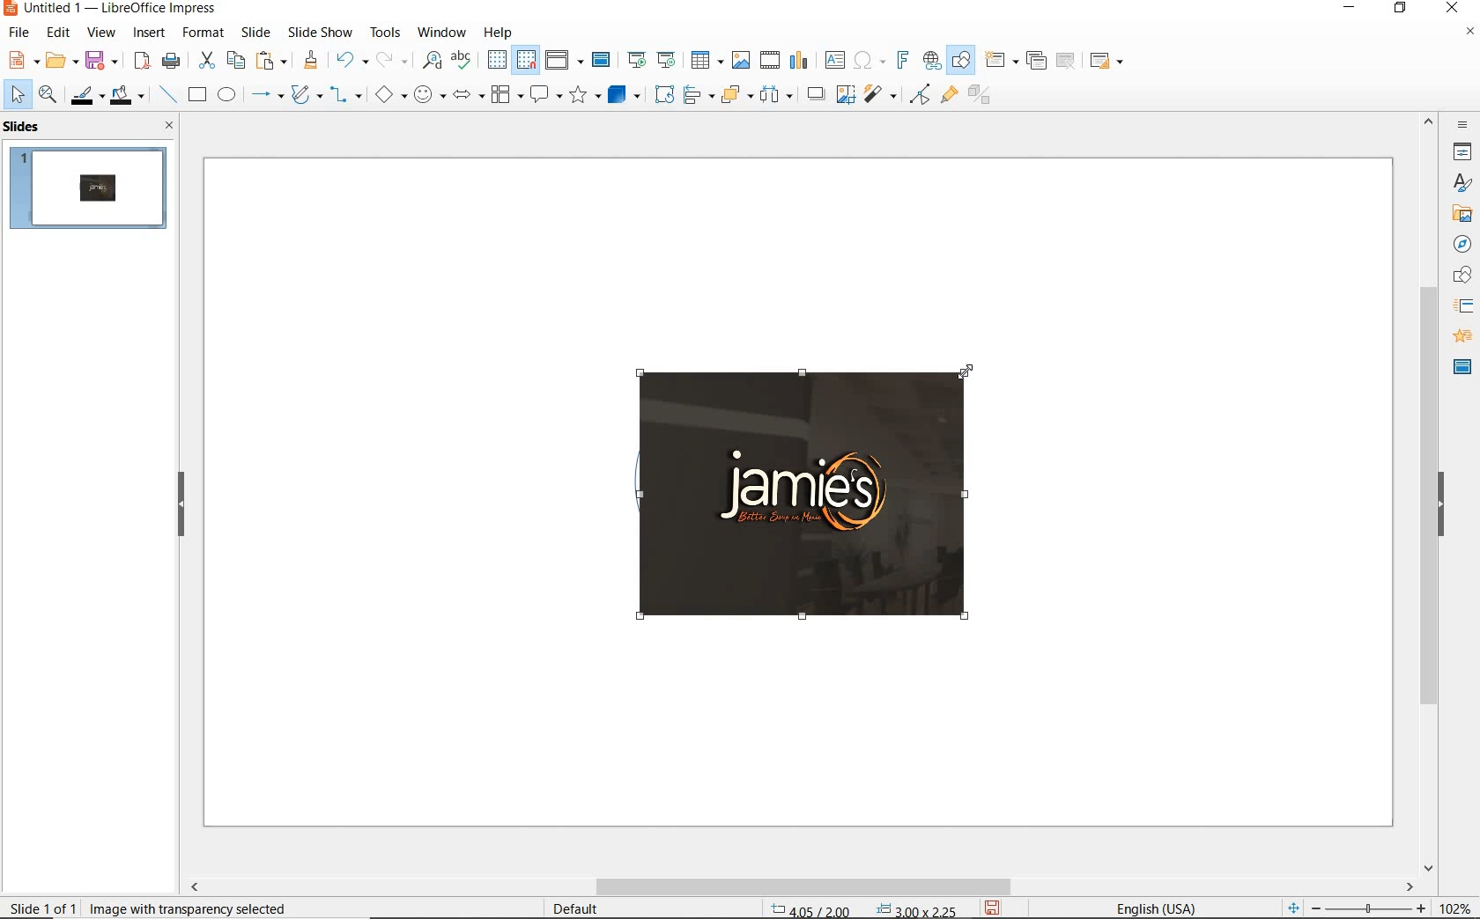  I want to click on delete slide, so click(1066, 62).